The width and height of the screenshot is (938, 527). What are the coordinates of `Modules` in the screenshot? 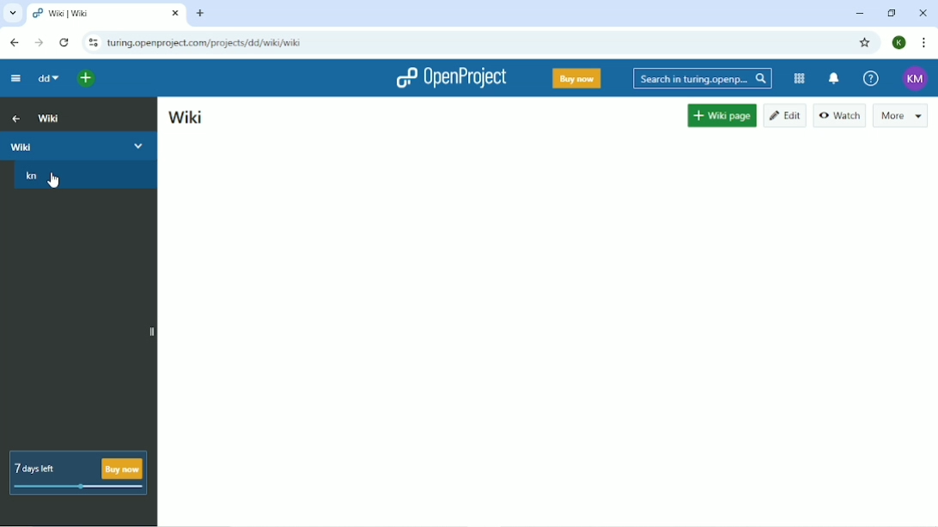 It's located at (799, 78).